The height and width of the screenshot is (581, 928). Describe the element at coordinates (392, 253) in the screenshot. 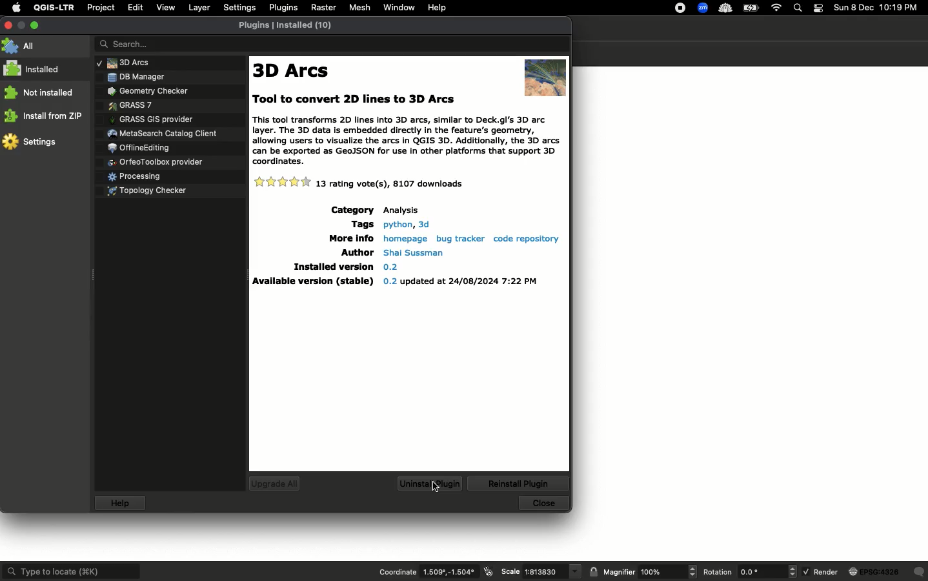

I see `Details` at that location.